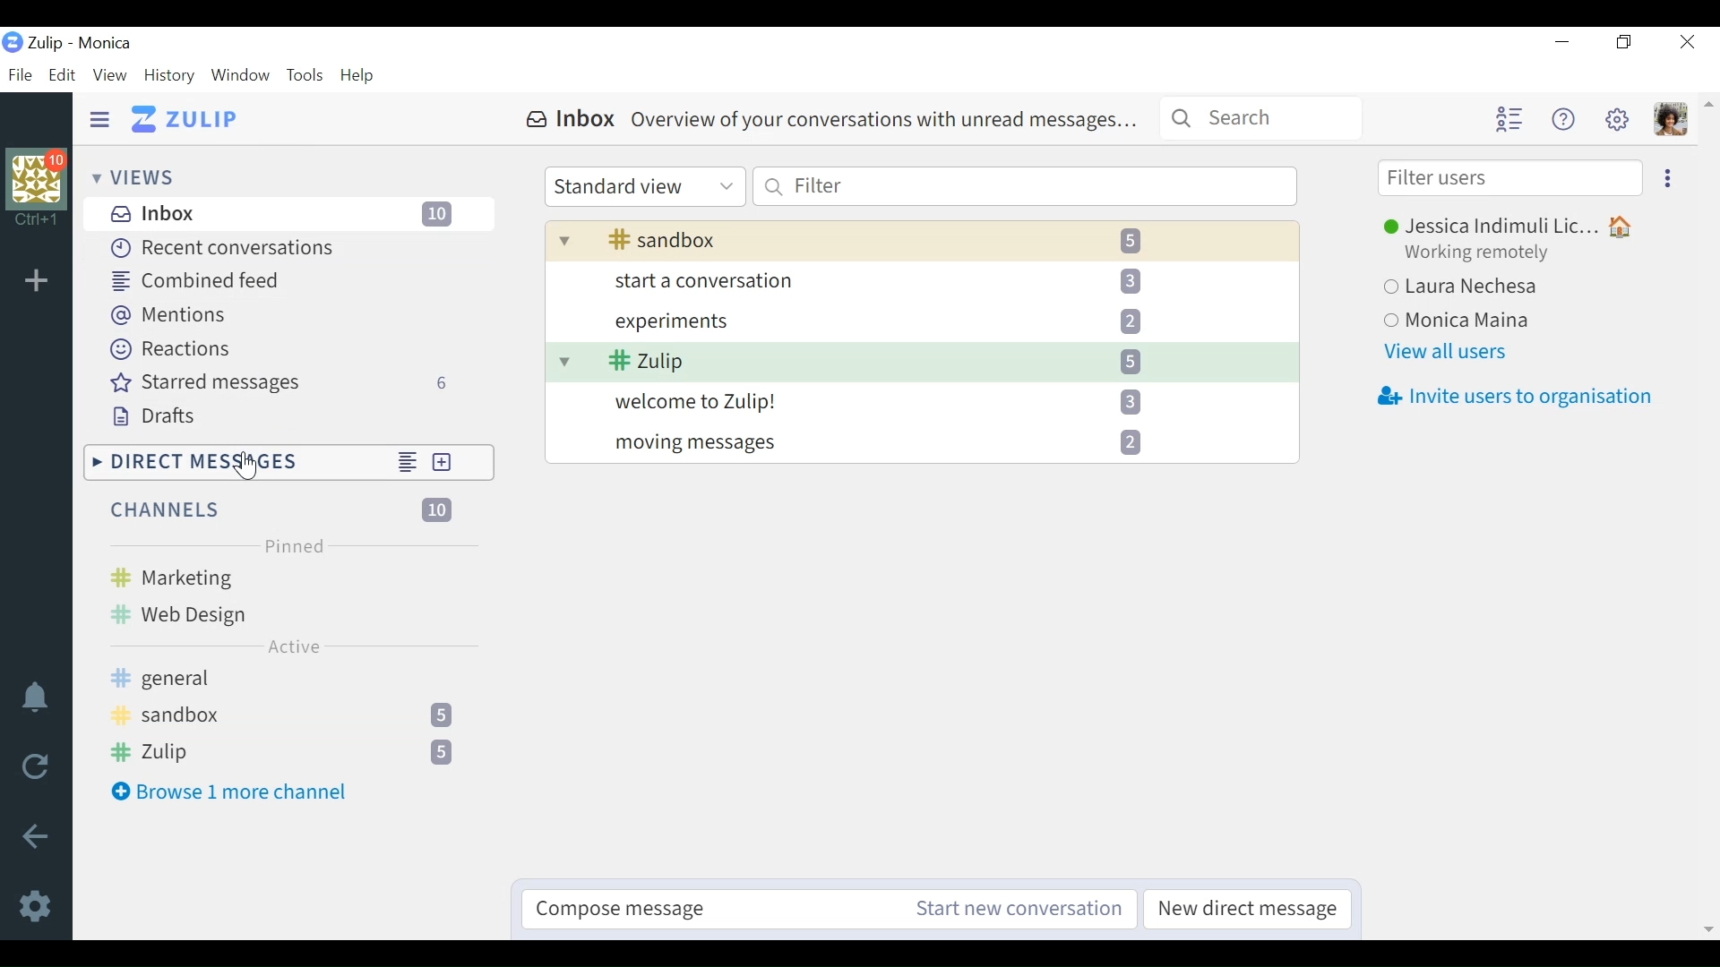 Image resolution: width=1720 pixels, height=967 pixels. Describe the element at coordinates (109, 74) in the screenshot. I see `View` at that location.